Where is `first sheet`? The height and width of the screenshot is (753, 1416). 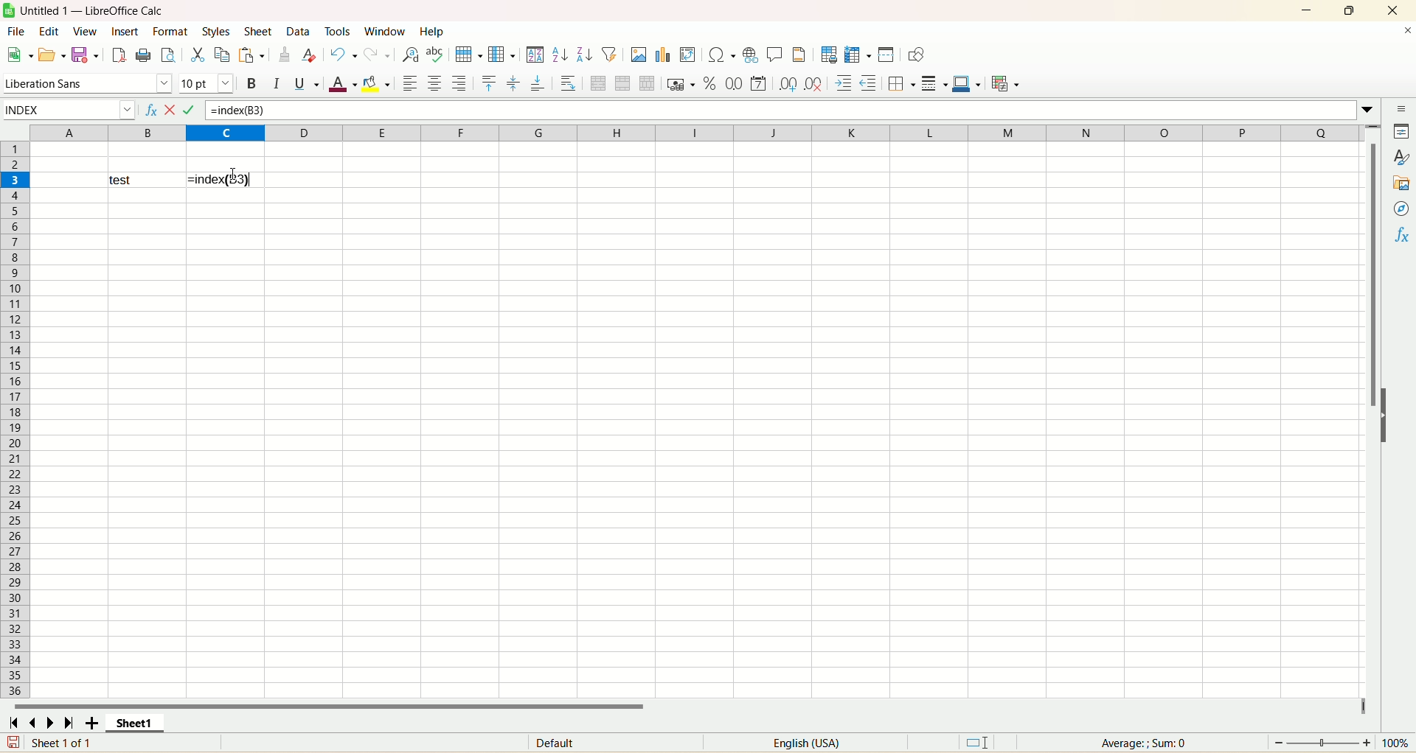 first sheet is located at coordinates (12, 722).